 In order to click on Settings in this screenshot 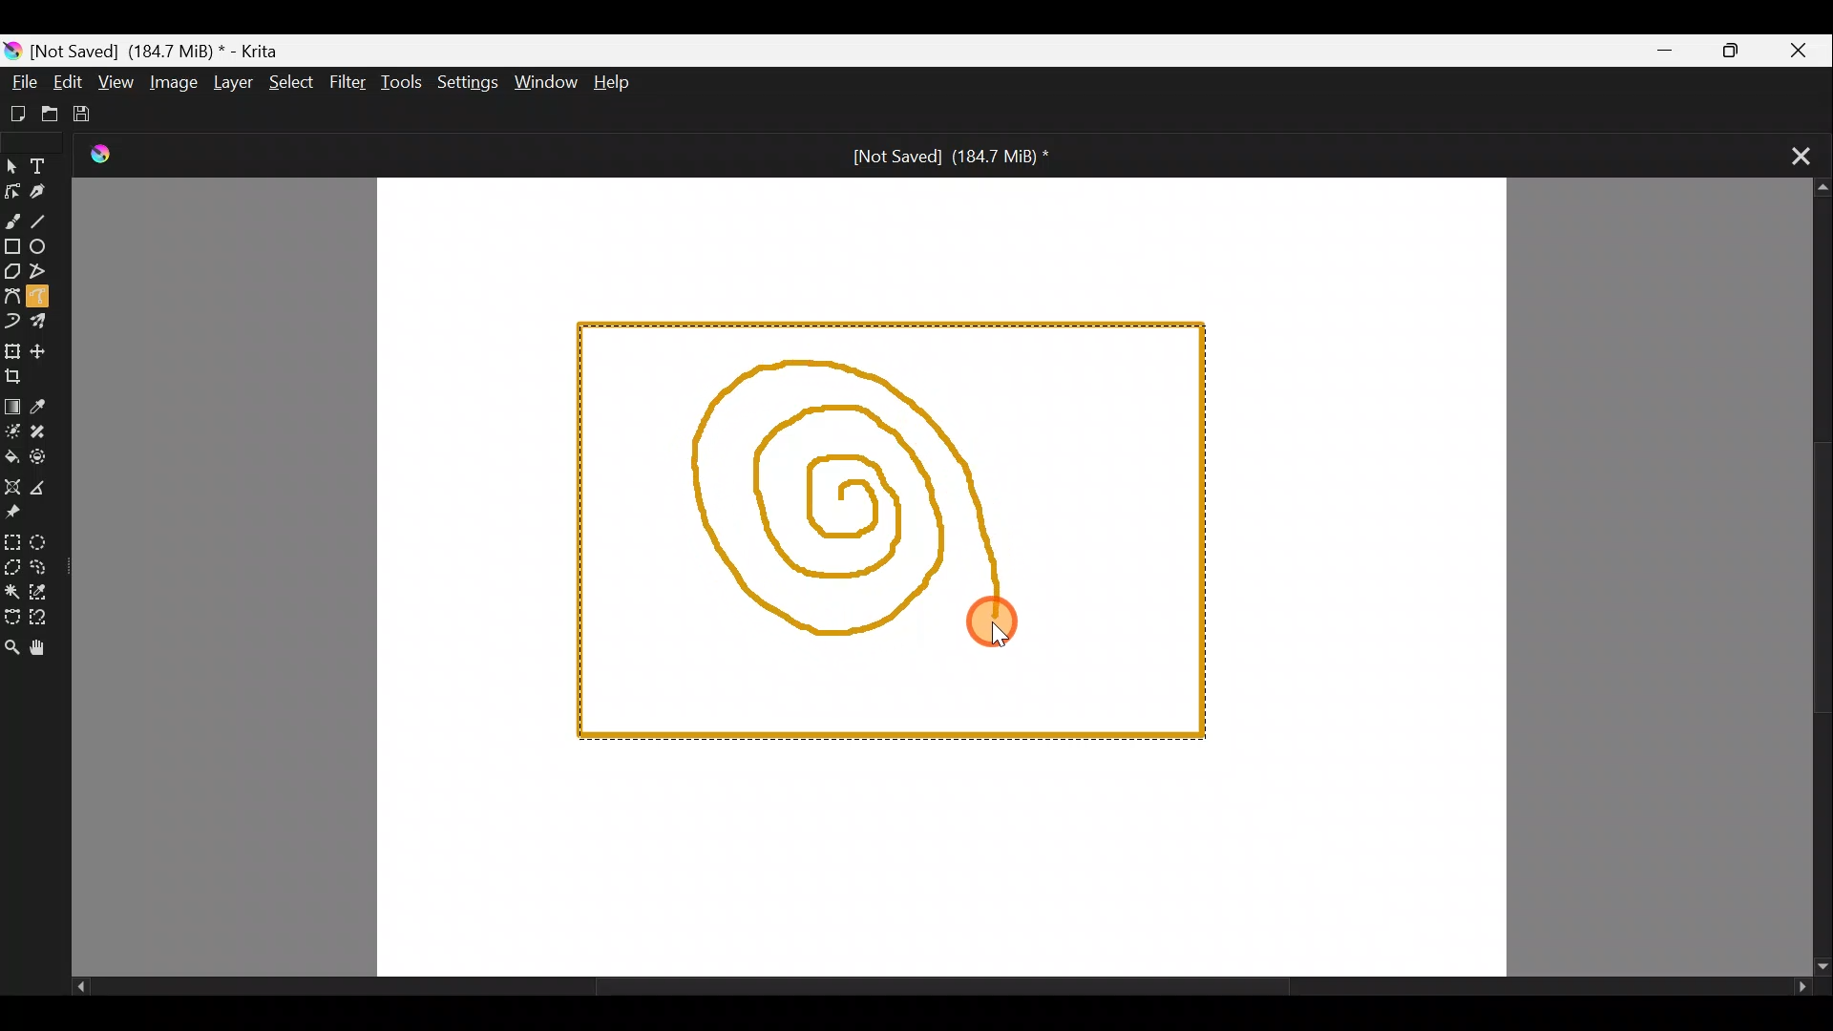, I will do `click(466, 81)`.